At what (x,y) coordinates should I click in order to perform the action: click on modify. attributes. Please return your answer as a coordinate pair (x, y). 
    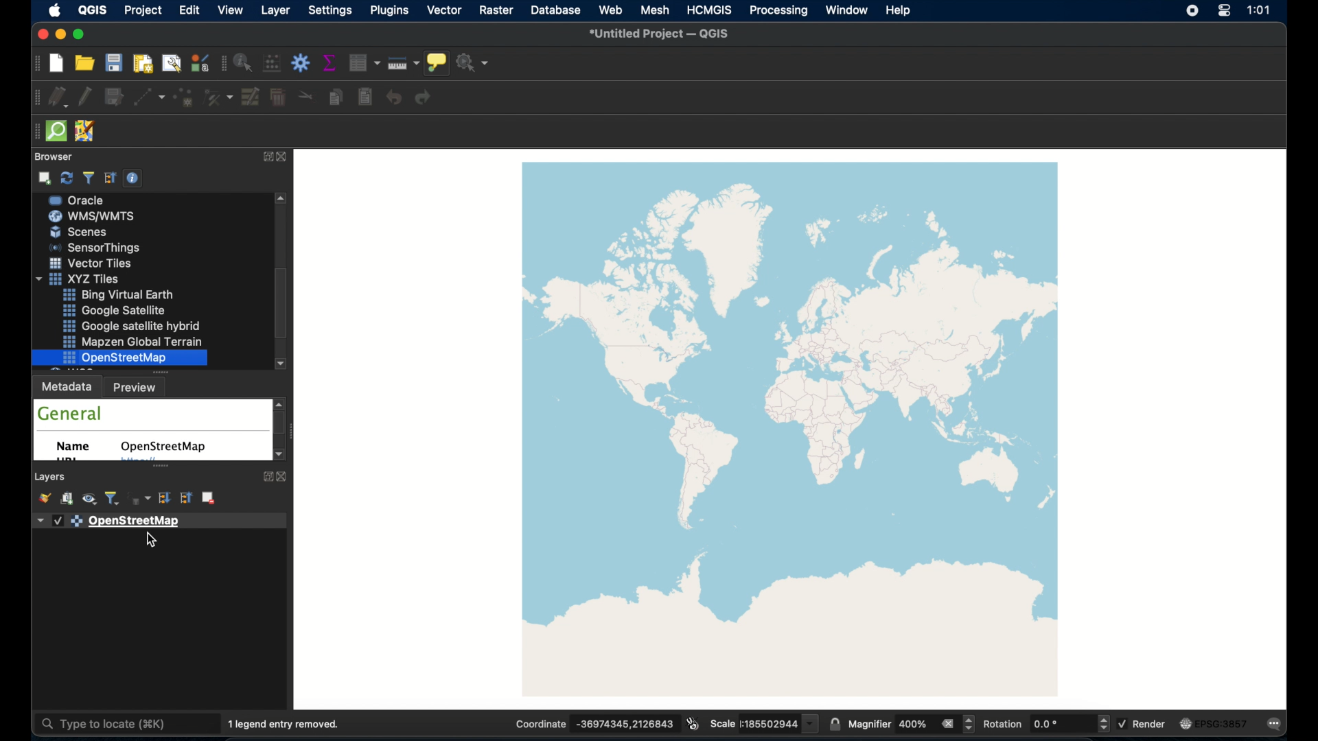
    Looking at the image, I should click on (251, 98).